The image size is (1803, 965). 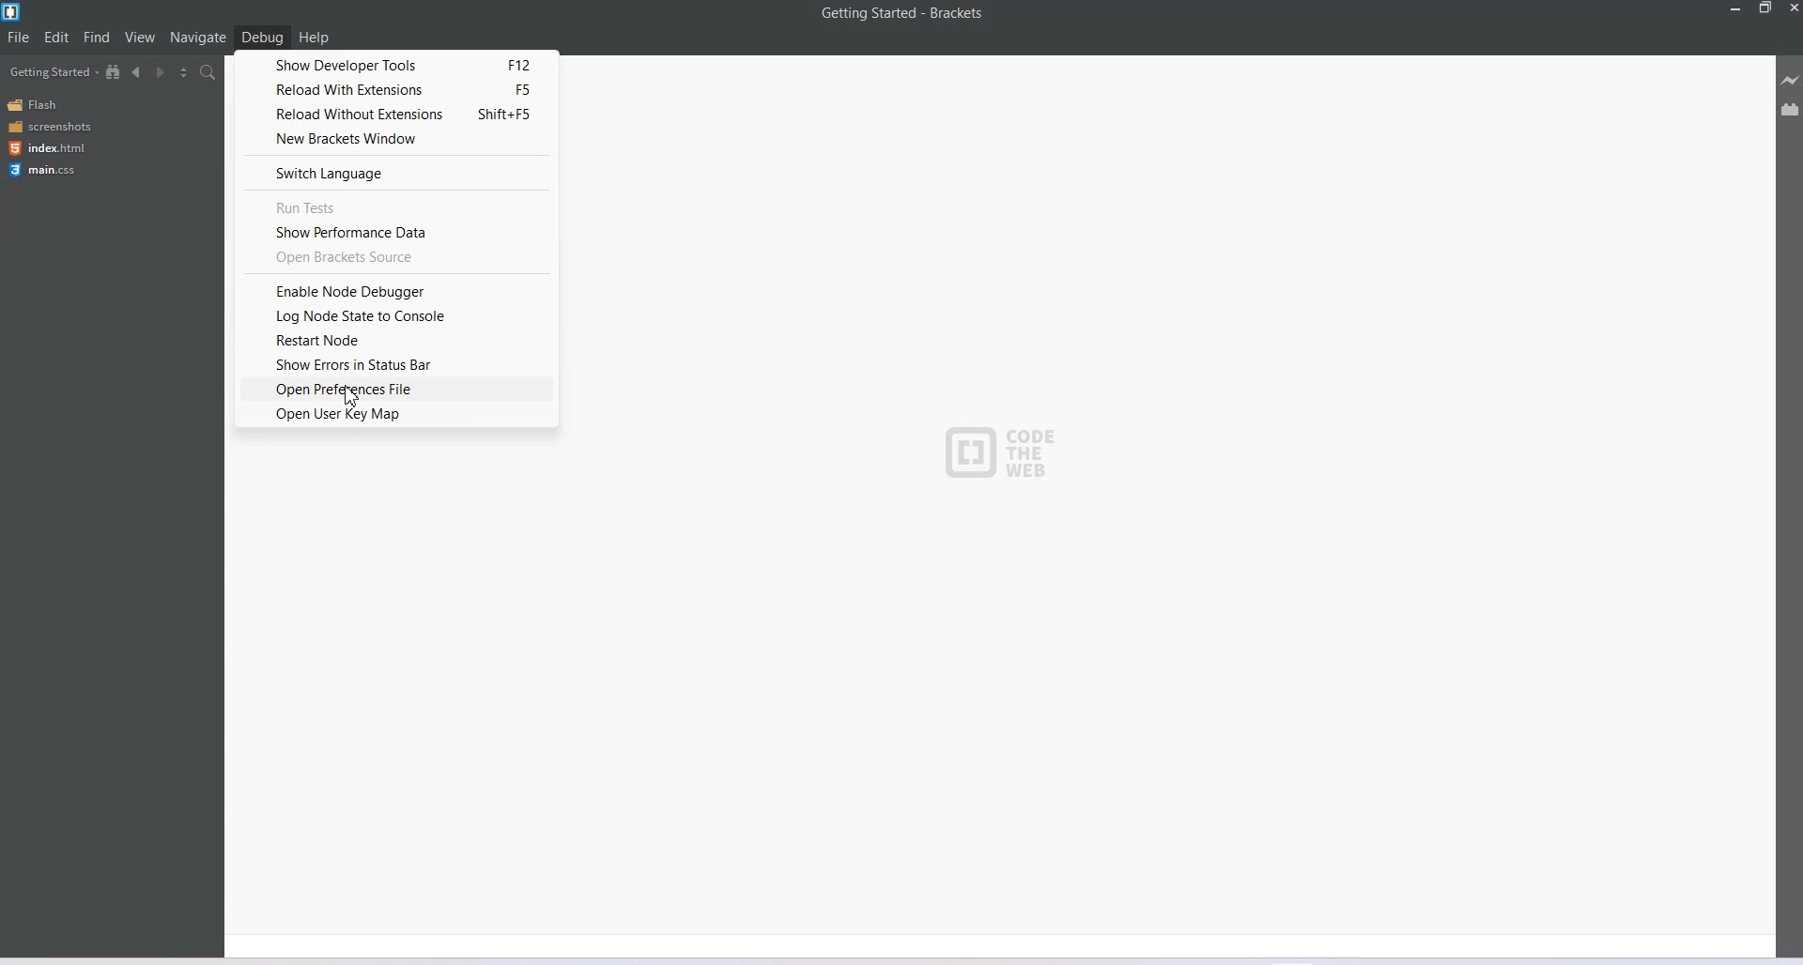 What do you see at coordinates (1791, 113) in the screenshot?
I see `Extension Manager` at bounding box center [1791, 113].